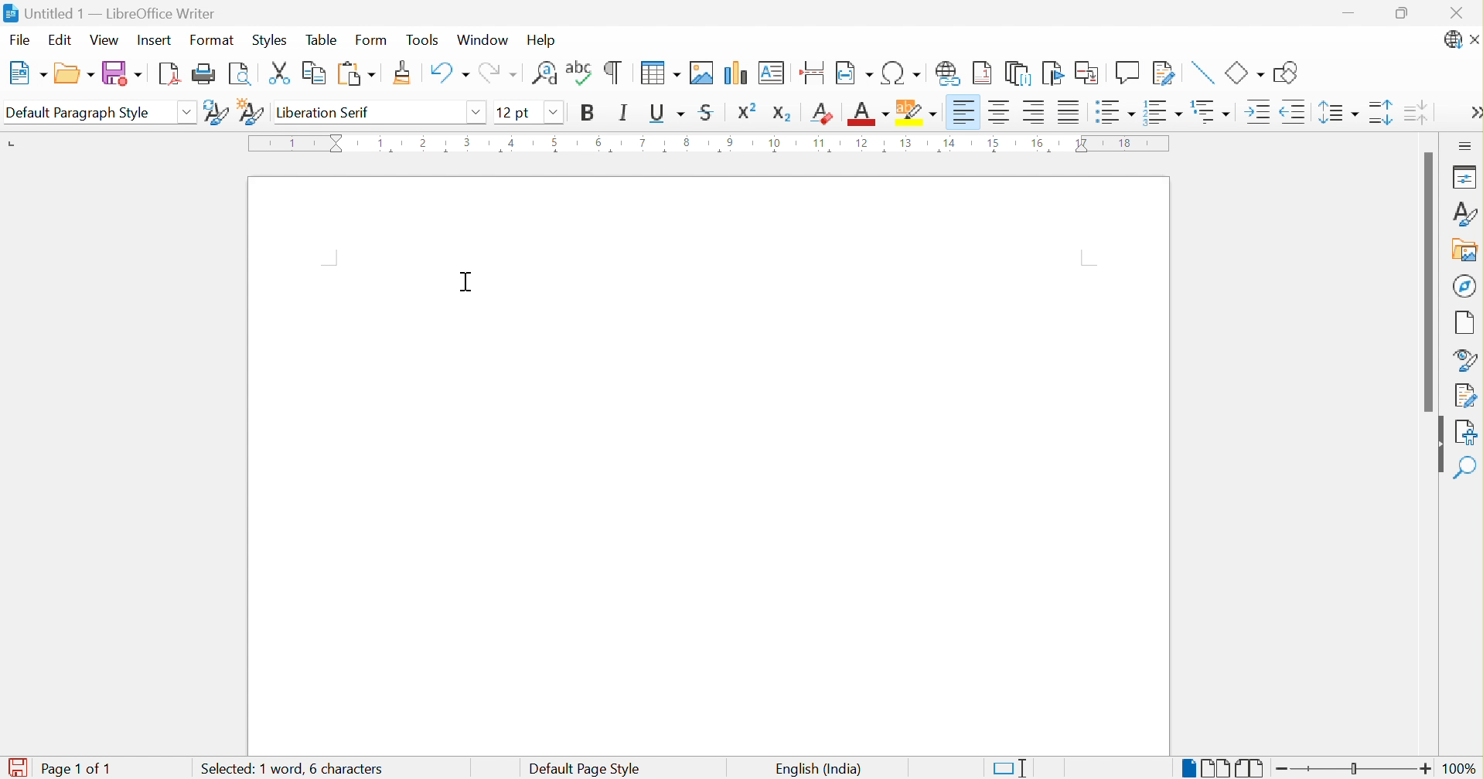 This screenshot has width=1483, height=779. What do you see at coordinates (1464, 771) in the screenshot?
I see `100%` at bounding box center [1464, 771].